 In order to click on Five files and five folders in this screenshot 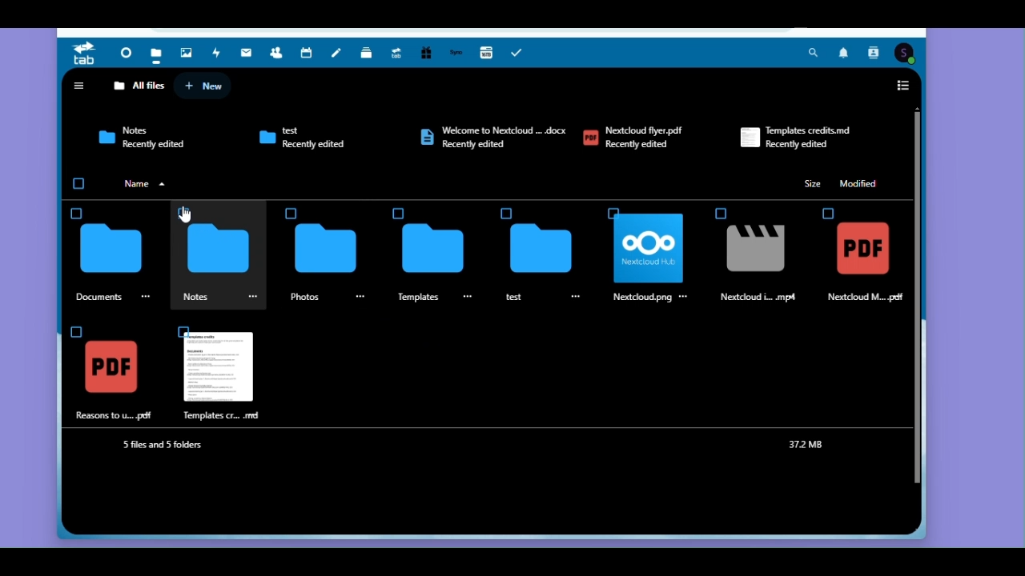, I will do `click(175, 446)`.